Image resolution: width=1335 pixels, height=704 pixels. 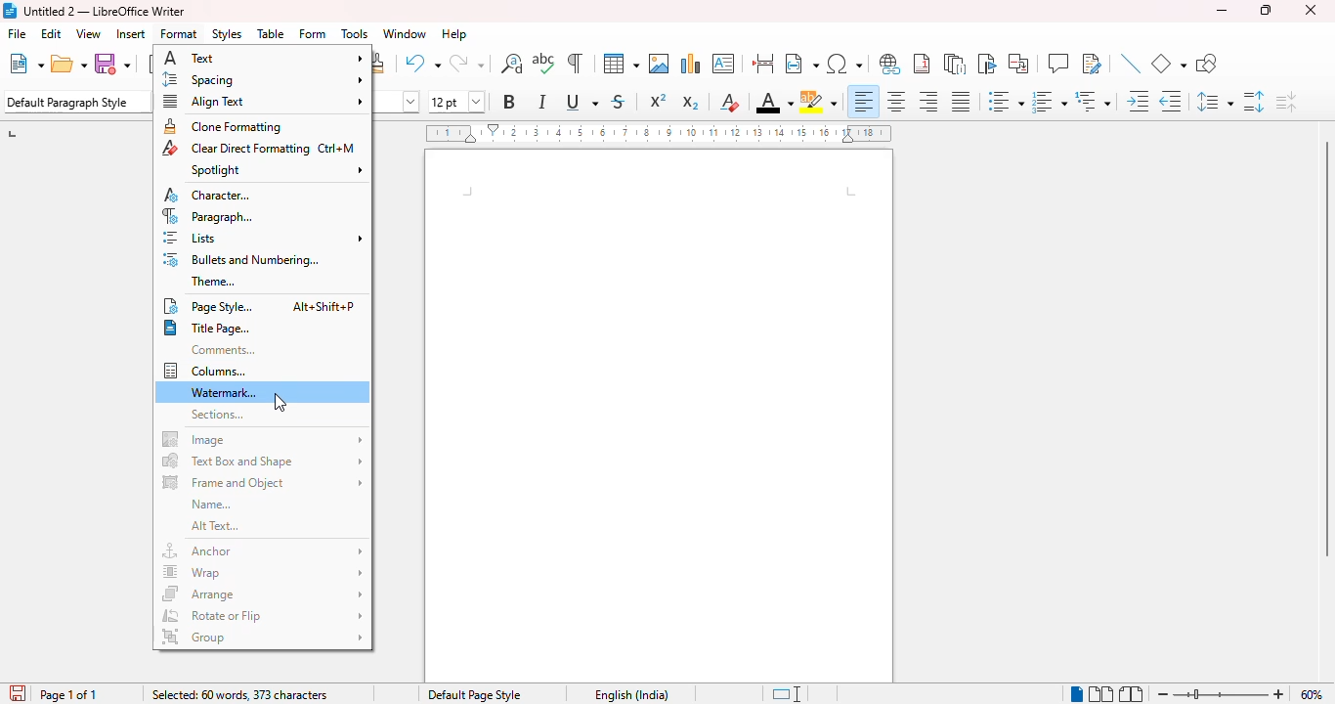 What do you see at coordinates (222, 126) in the screenshot?
I see `clone formatting` at bounding box center [222, 126].